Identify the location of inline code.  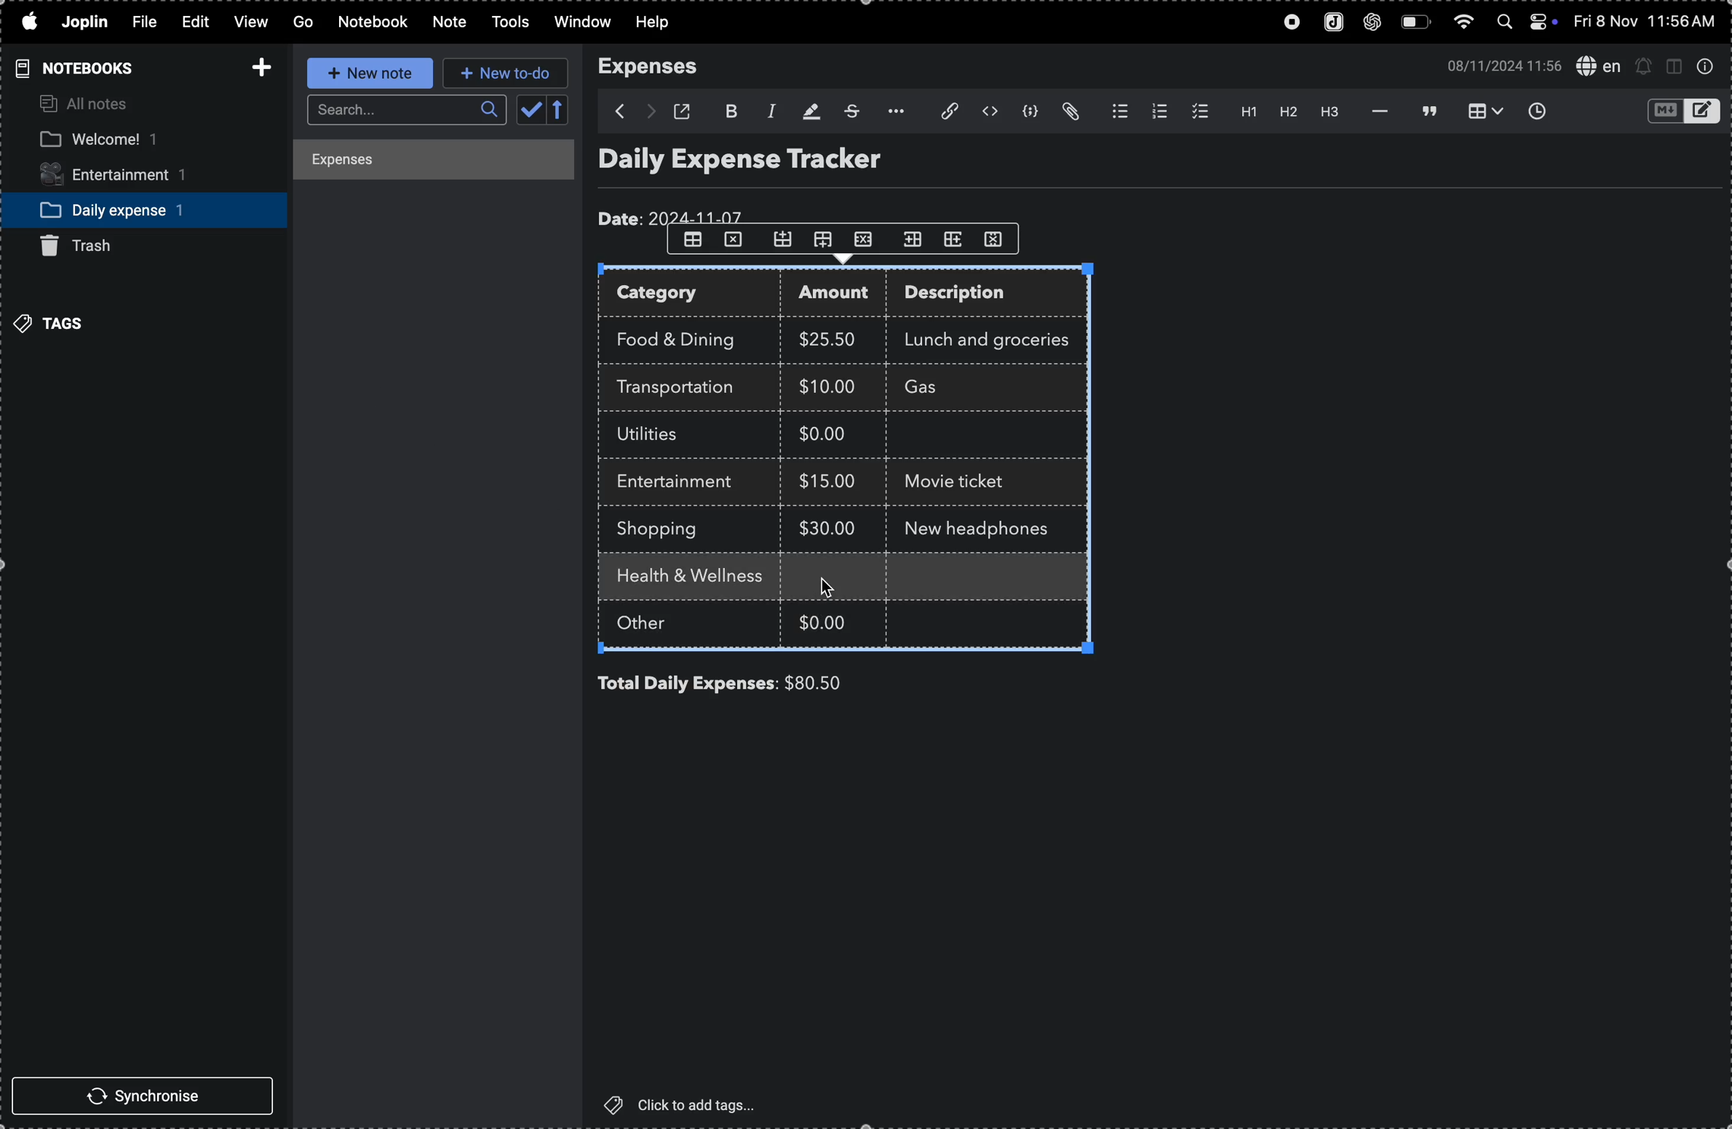
(989, 112).